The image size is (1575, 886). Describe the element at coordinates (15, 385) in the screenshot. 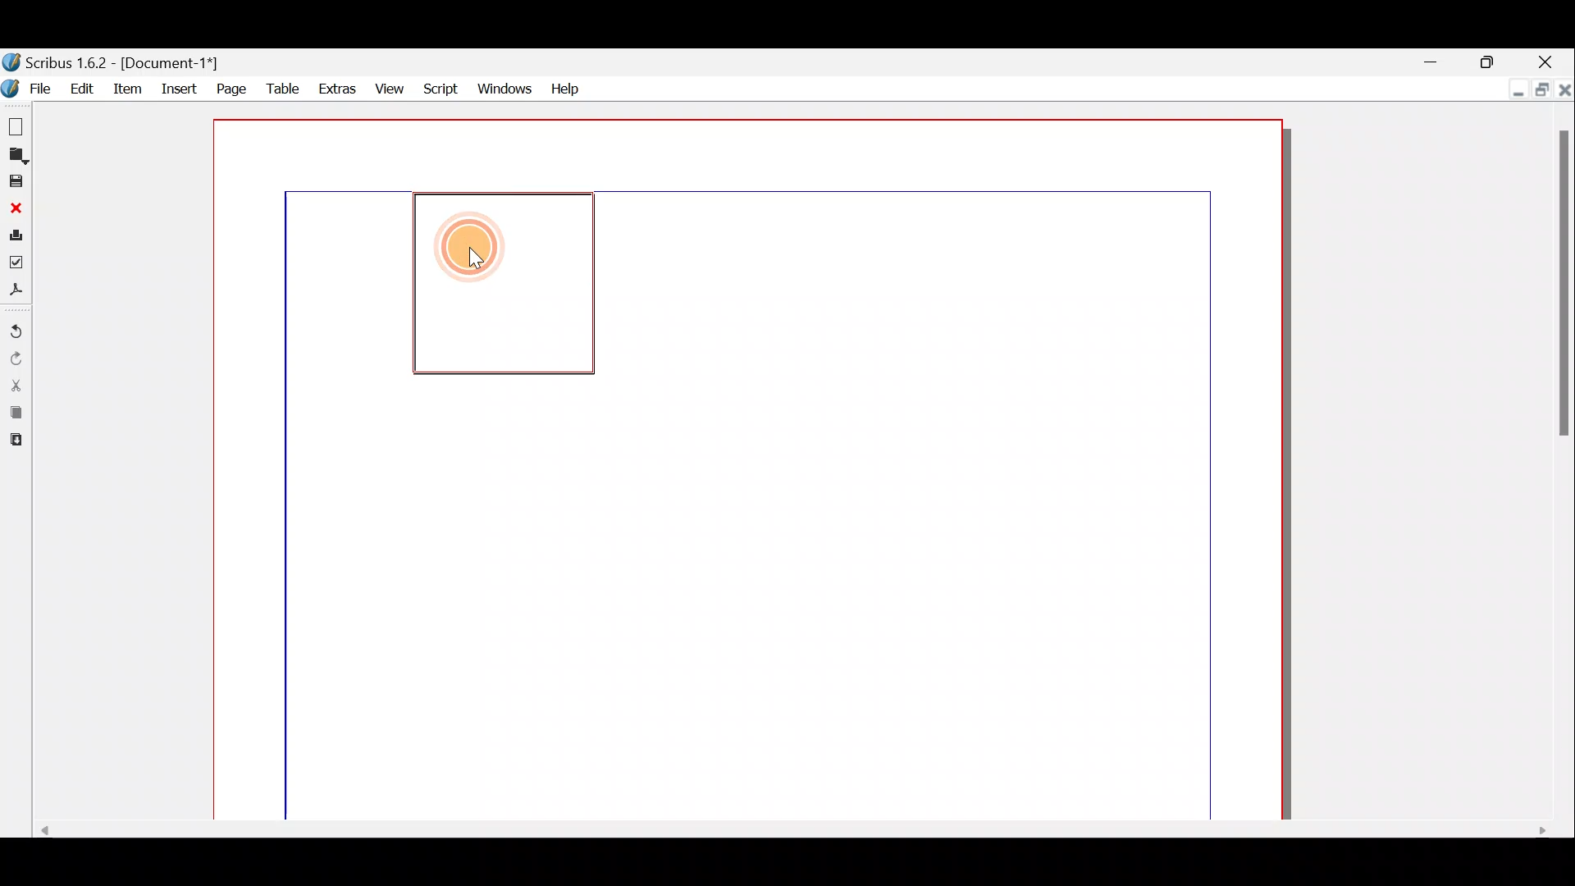

I see `Cut` at that location.